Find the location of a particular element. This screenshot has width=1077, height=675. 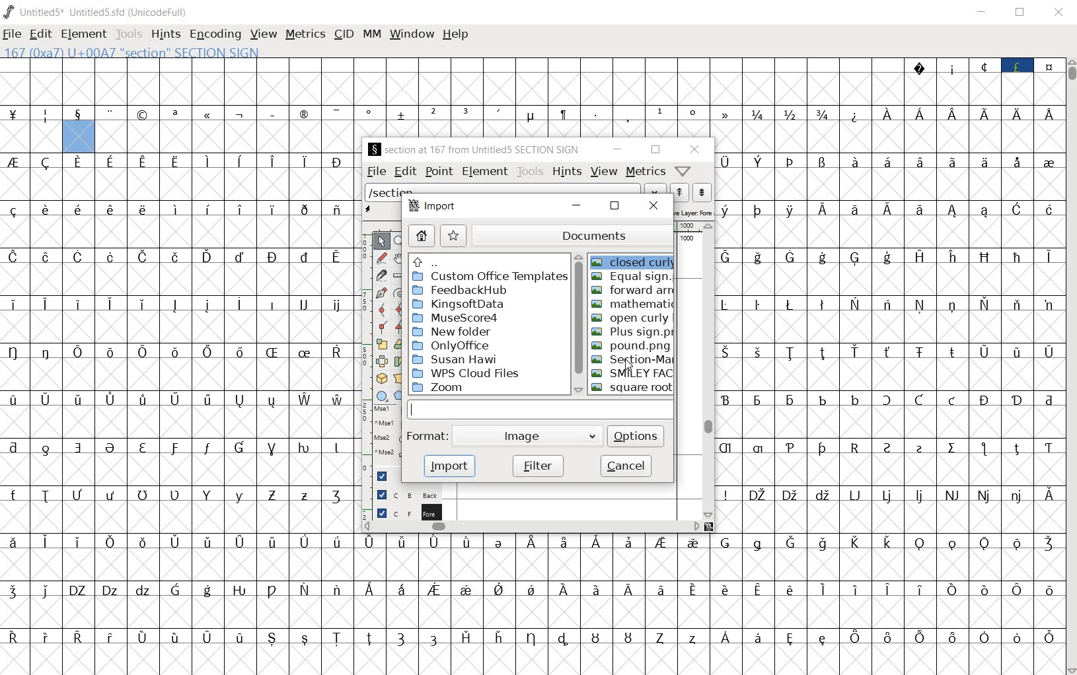

edit is located at coordinates (404, 172).